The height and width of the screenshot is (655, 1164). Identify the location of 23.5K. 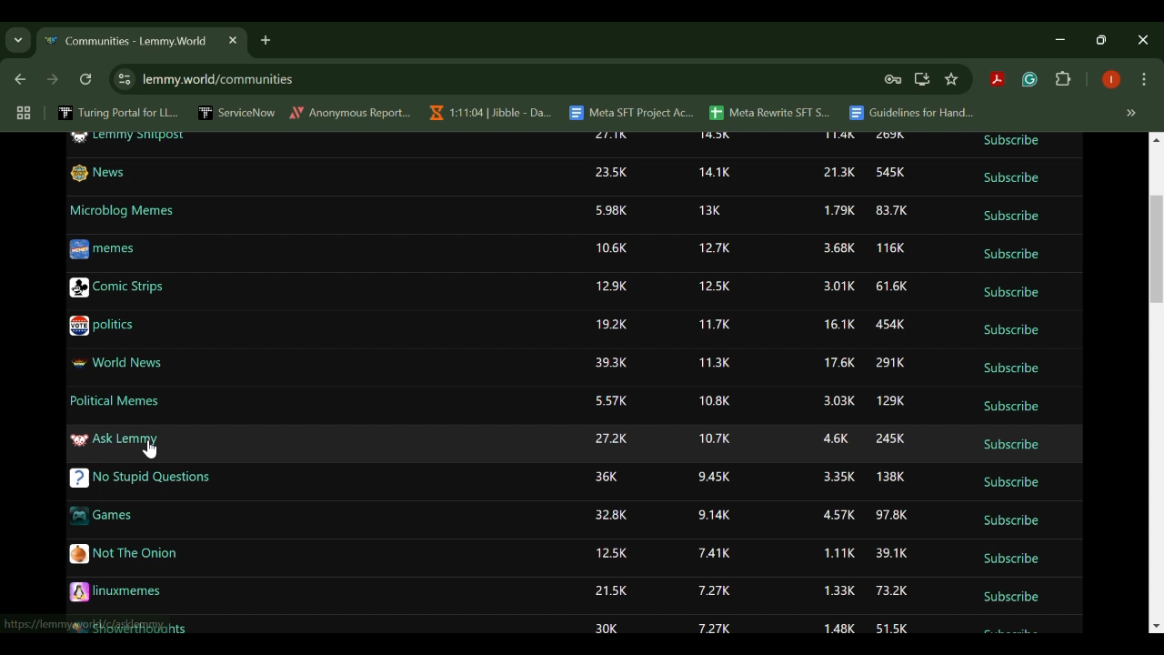
(613, 173).